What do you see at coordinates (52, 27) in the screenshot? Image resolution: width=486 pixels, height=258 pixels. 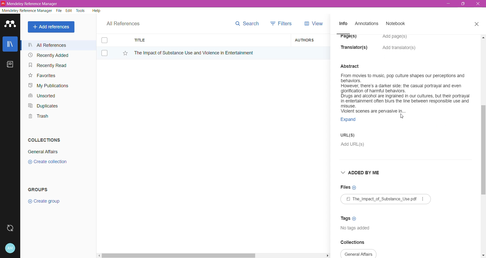 I see `Add References` at bounding box center [52, 27].